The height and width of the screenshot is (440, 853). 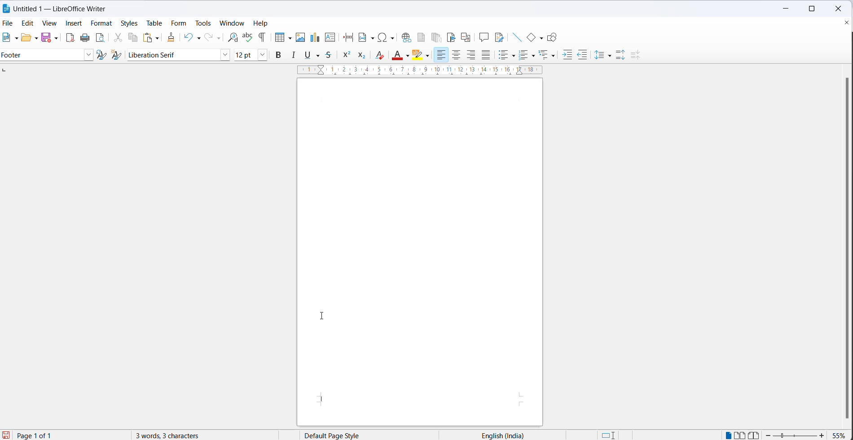 I want to click on current page, so click(x=39, y=436).